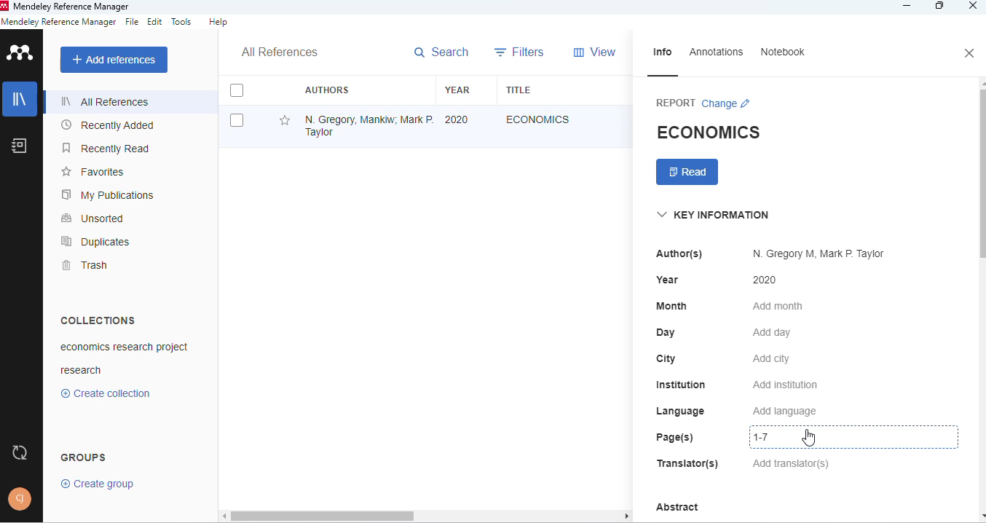  Describe the element at coordinates (115, 60) in the screenshot. I see `add references` at that location.